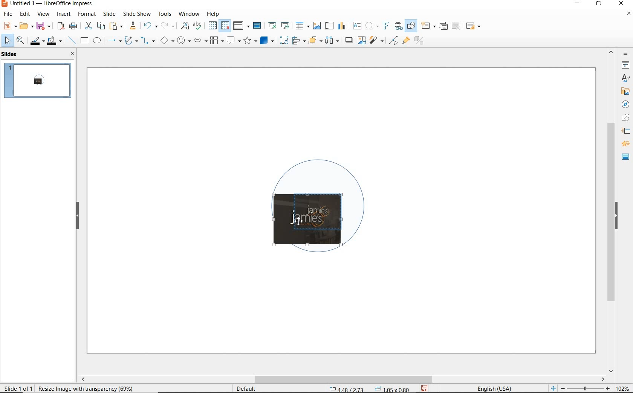 This screenshot has width=633, height=393. Describe the element at coordinates (393, 39) in the screenshot. I see `filter` at that location.